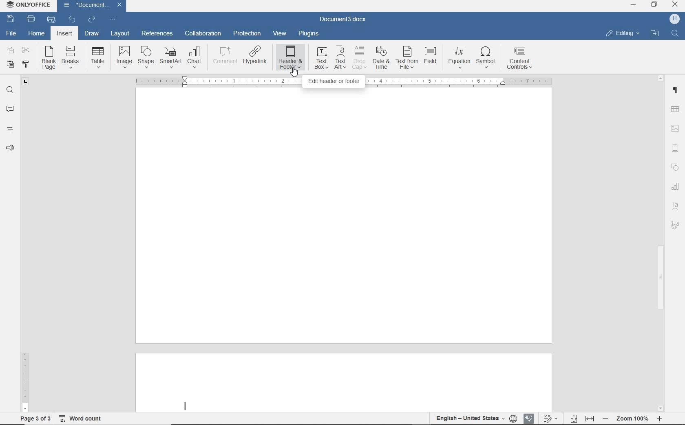  I want to click on PAGE 3 OF 3, so click(34, 417).